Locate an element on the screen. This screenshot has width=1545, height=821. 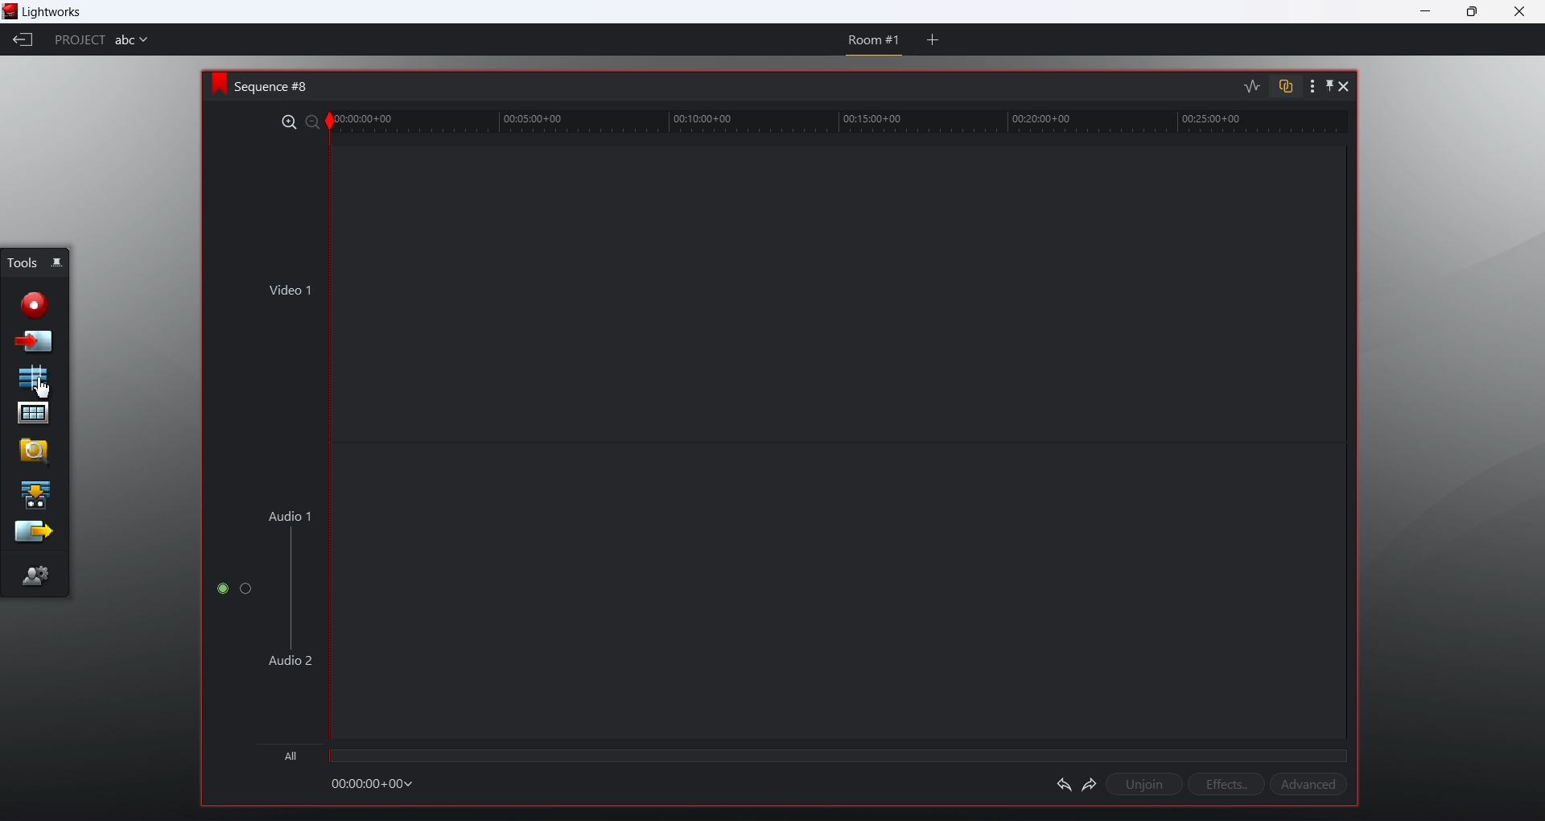
solo this track is located at coordinates (247, 590).